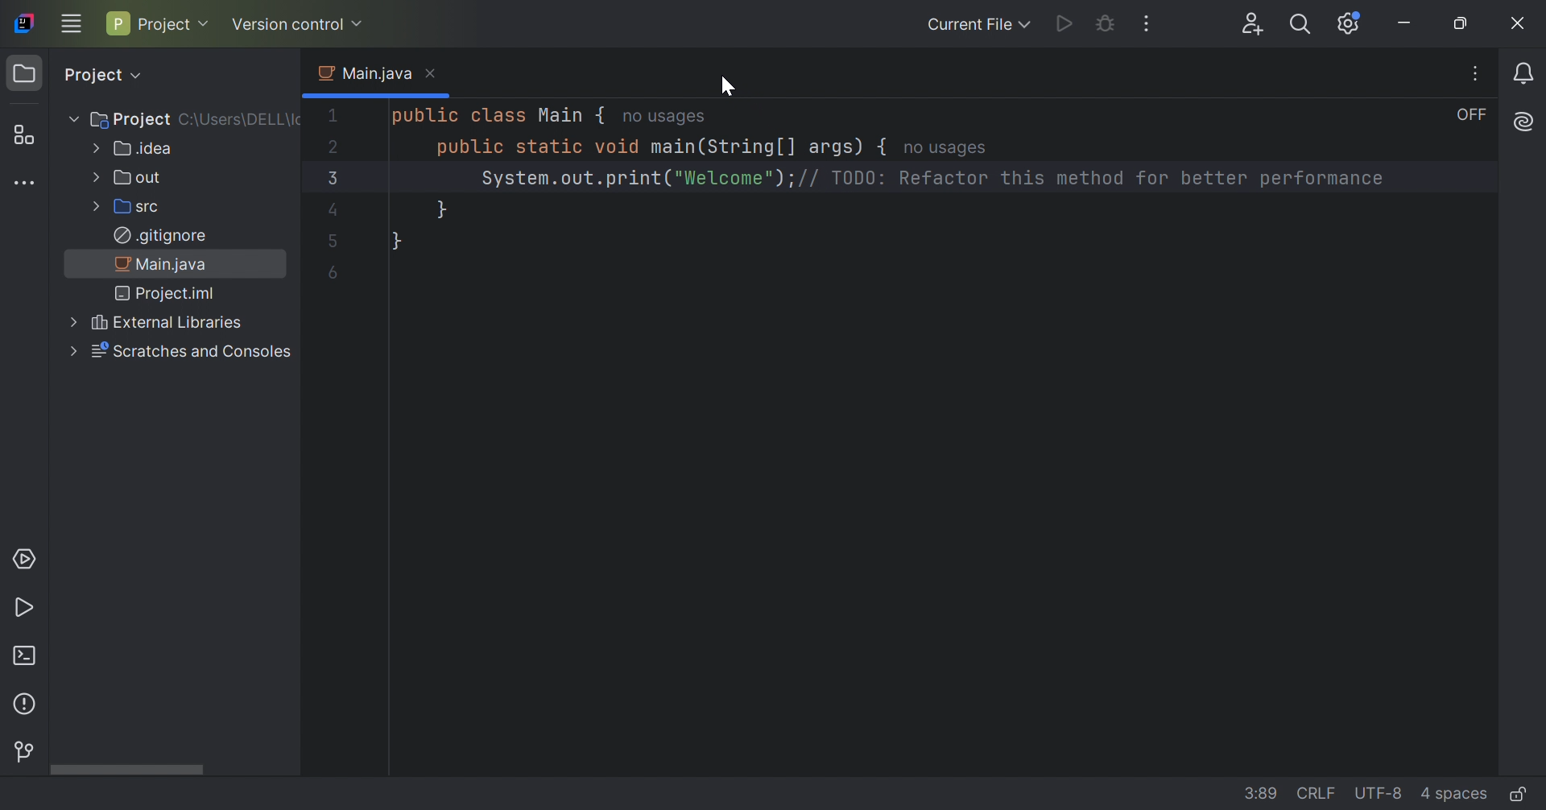 Image resolution: width=1546 pixels, height=810 pixels. What do you see at coordinates (126, 769) in the screenshot?
I see `Scroll bar` at bounding box center [126, 769].